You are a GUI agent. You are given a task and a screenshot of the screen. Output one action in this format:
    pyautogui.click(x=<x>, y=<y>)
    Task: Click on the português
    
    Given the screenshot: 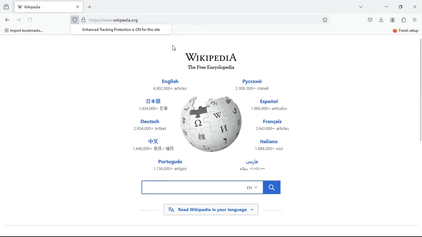 What is the action you would take?
    pyautogui.click(x=171, y=165)
    